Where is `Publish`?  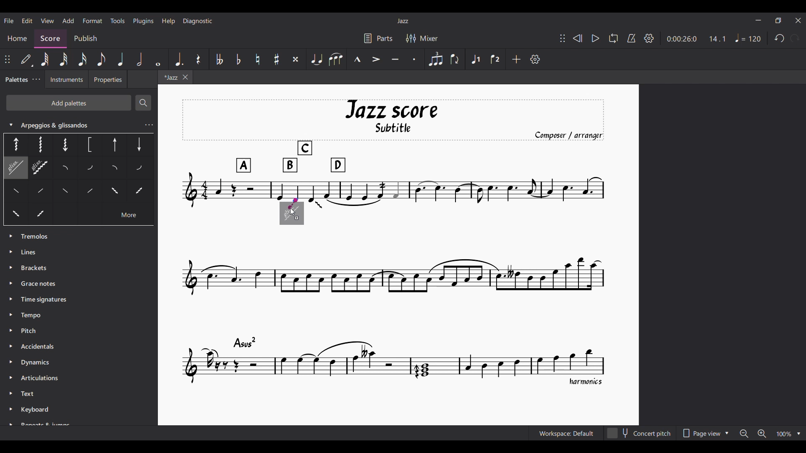 Publish is located at coordinates (86, 38).